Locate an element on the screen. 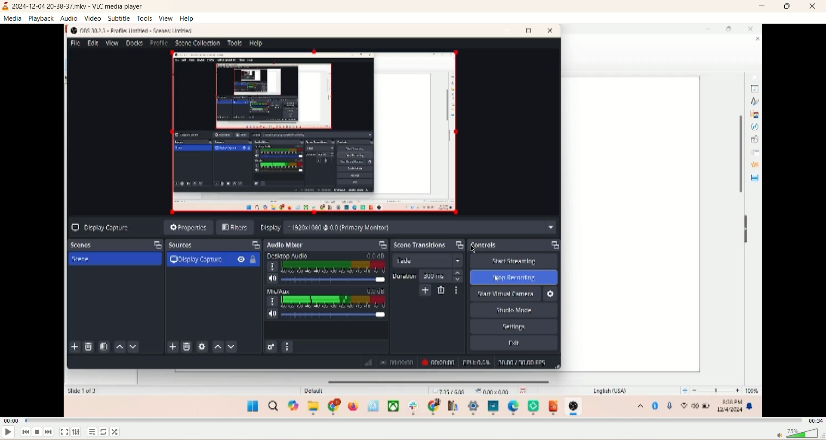 This screenshot has height=440, width=826. view is located at coordinates (167, 18).